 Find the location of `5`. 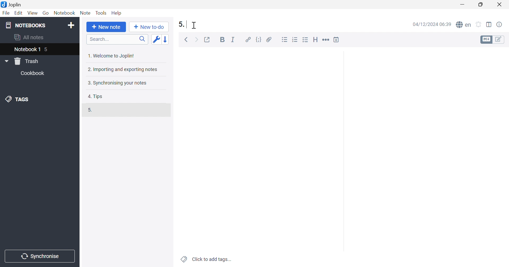

5 is located at coordinates (47, 49).